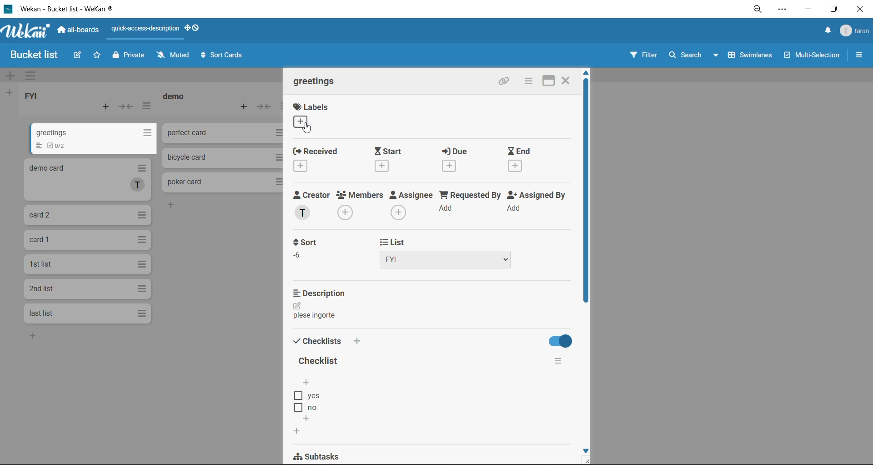 The height and width of the screenshot is (465, 873). Describe the element at coordinates (861, 9) in the screenshot. I see `close` at that location.